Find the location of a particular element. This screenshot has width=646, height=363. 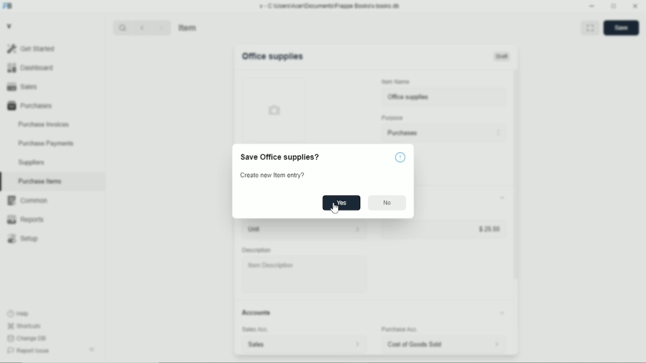

purchase invoices is located at coordinates (44, 125).